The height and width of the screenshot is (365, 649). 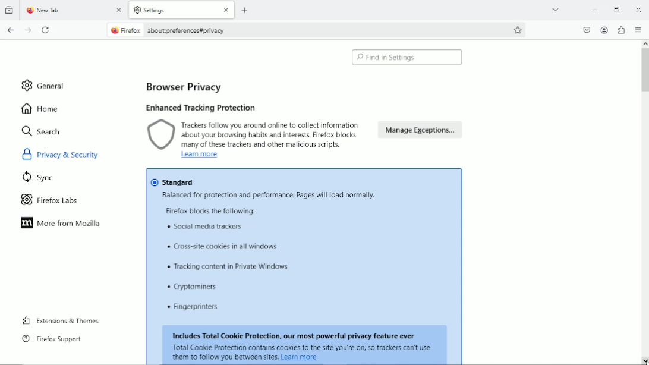 What do you see at coordinates (46, 30) in the screenshot?
I see `reload current tab` at bounding box center [46, 30].